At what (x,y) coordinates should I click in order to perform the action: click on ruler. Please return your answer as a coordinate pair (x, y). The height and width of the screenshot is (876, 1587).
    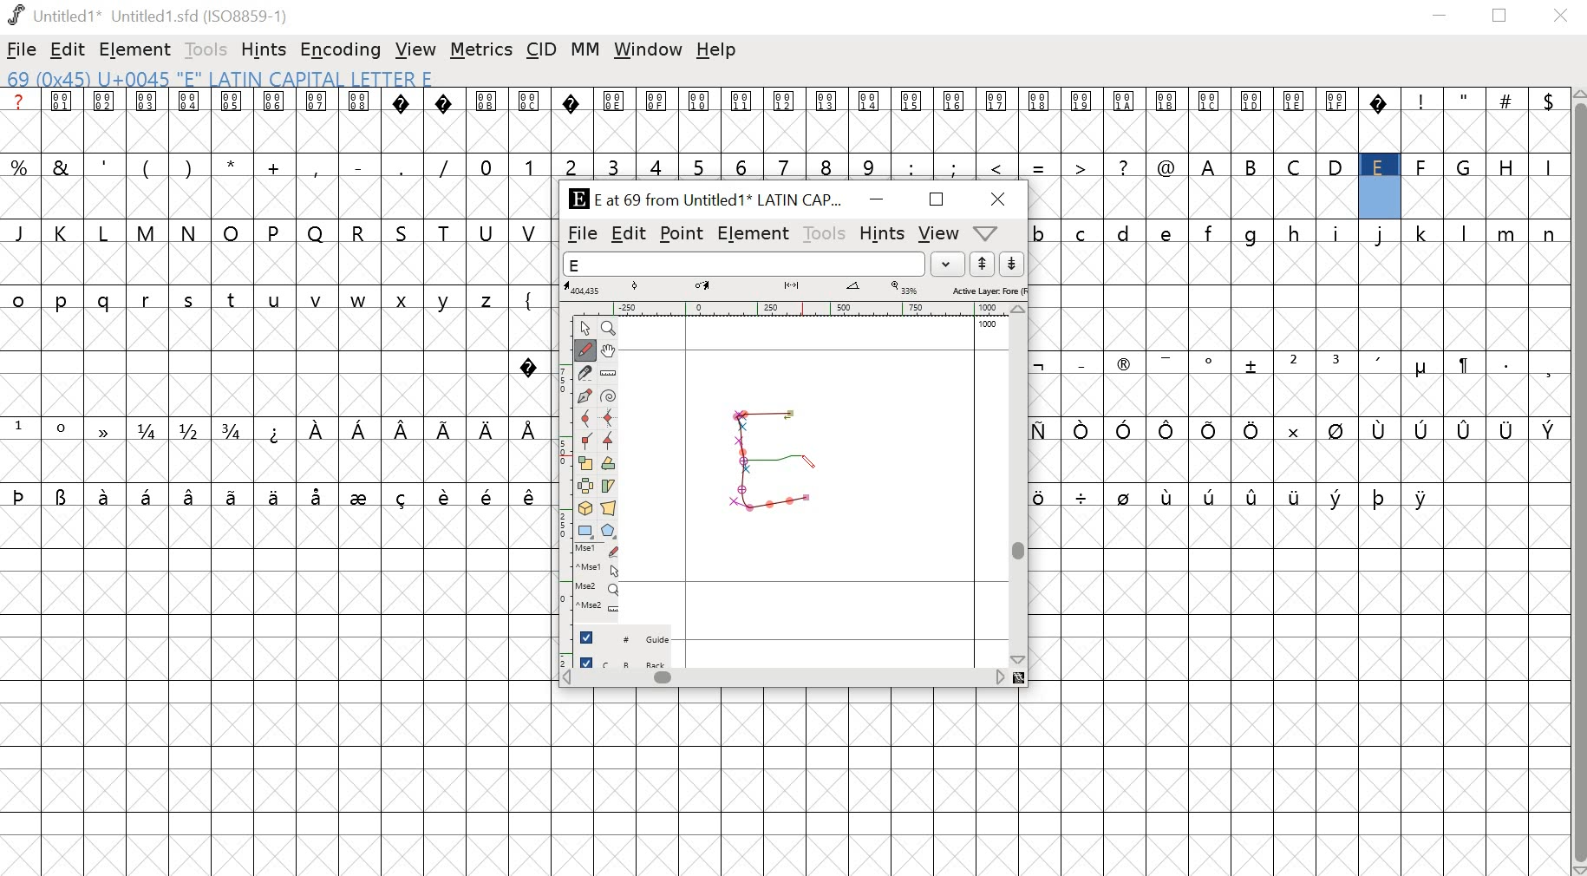
    Looking at the image, I should click on (559, 489).